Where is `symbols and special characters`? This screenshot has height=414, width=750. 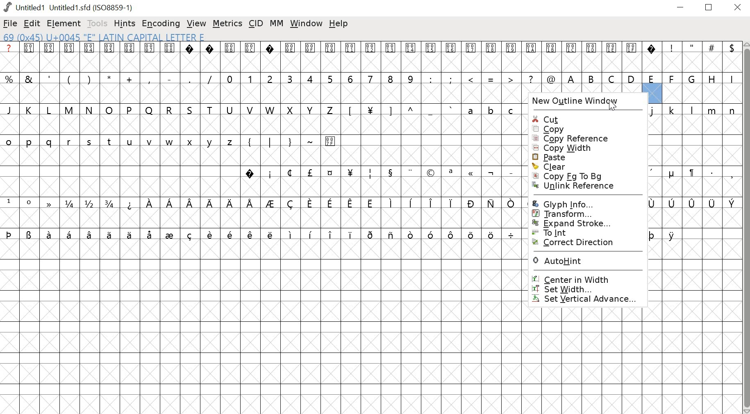 symbols and special characters is located at coordinates (290, 141).